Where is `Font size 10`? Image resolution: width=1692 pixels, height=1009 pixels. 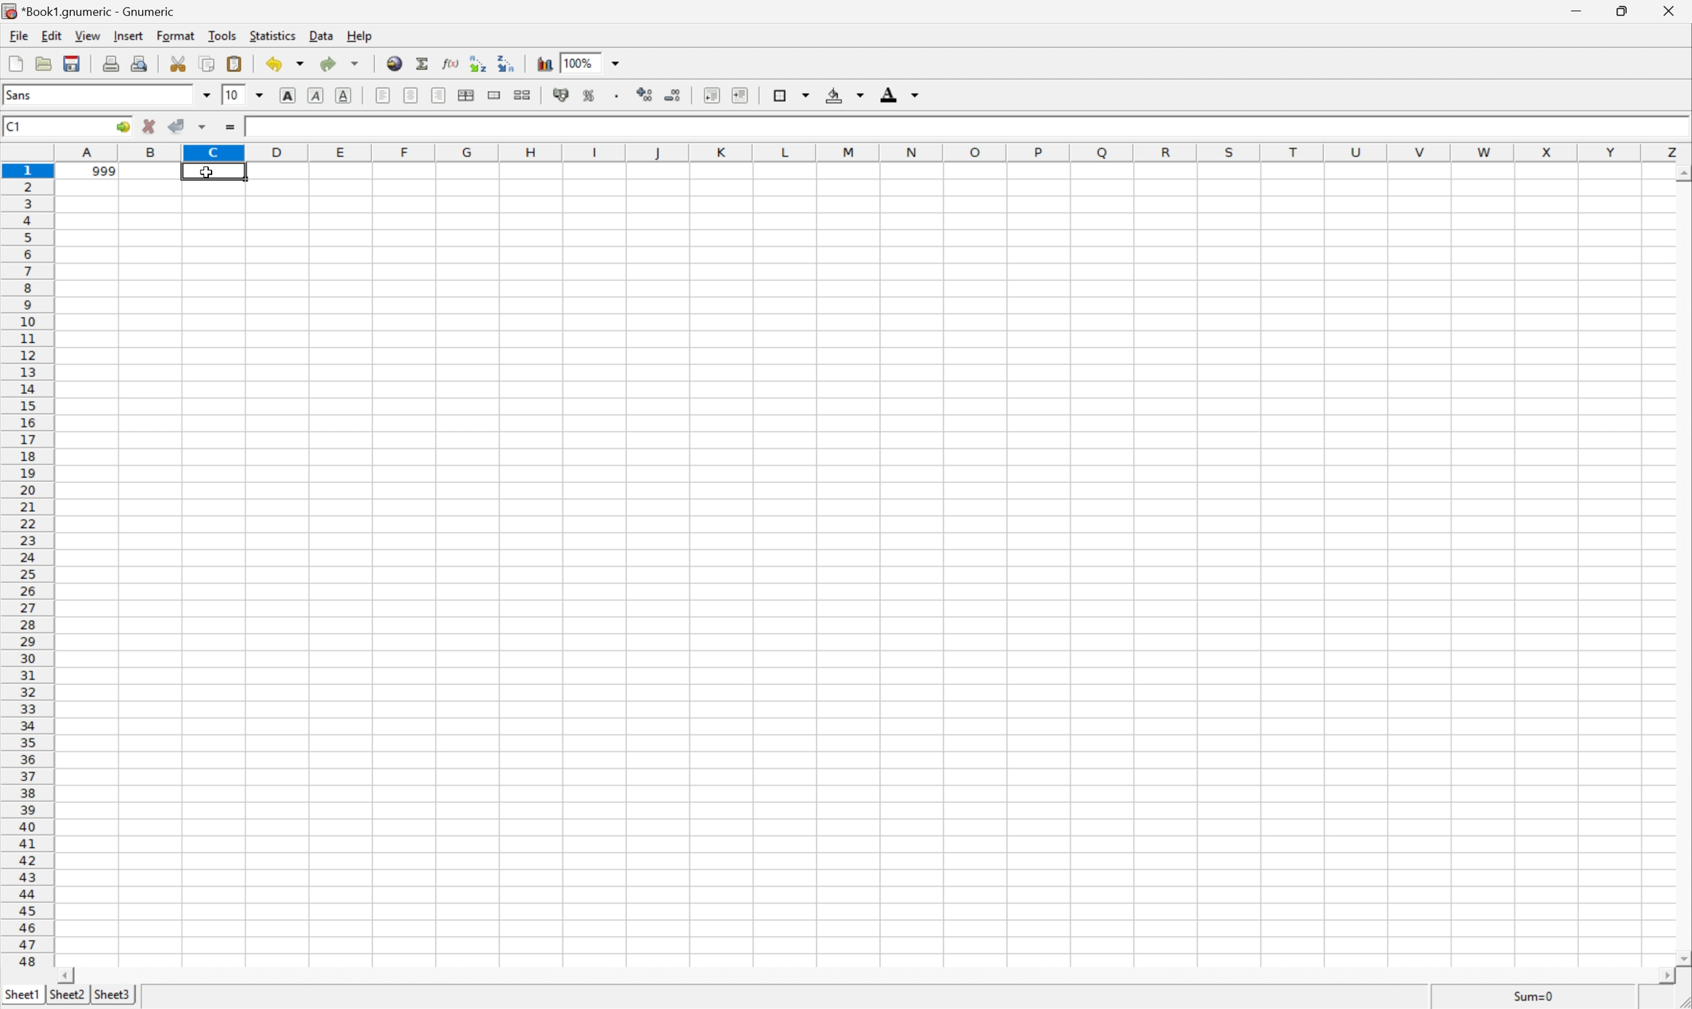
Font size 10 is located at coordinates (246, 93).